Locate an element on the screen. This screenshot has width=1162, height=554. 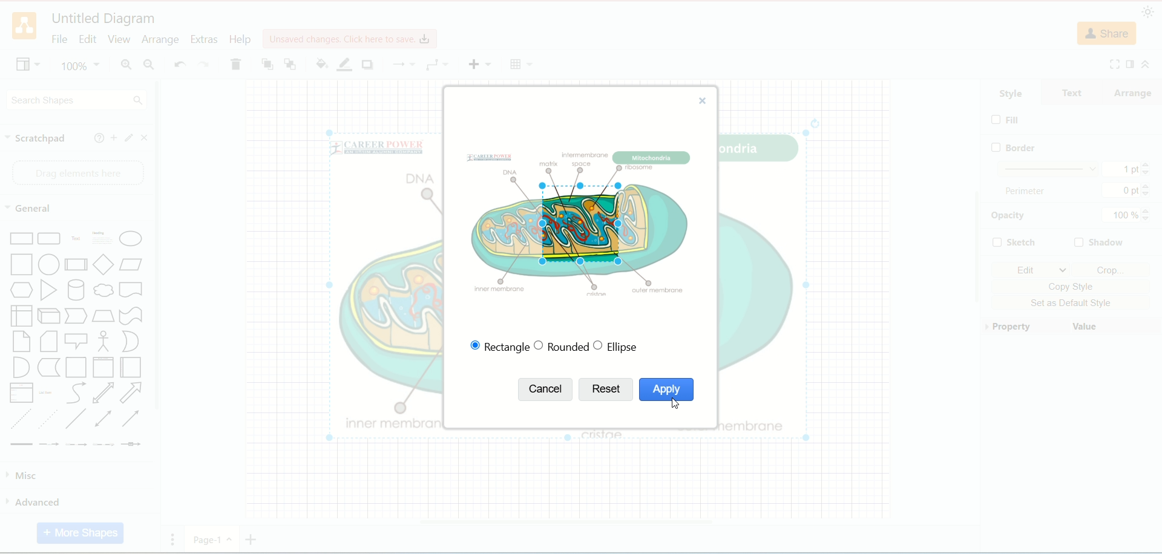
Arrow is located at coordinates (131, 394).